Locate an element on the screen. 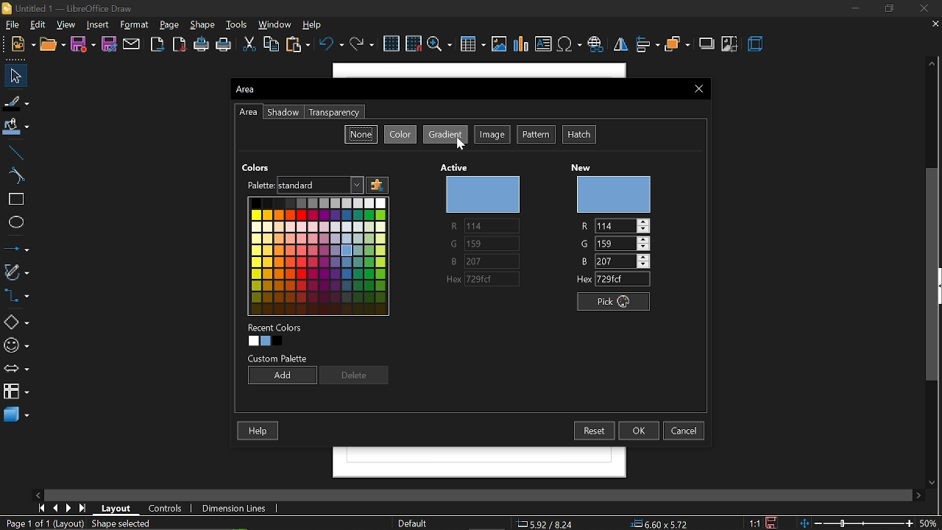 The height and width of the screenshot is (530, 942). undo is located at coordinates (331, 46).